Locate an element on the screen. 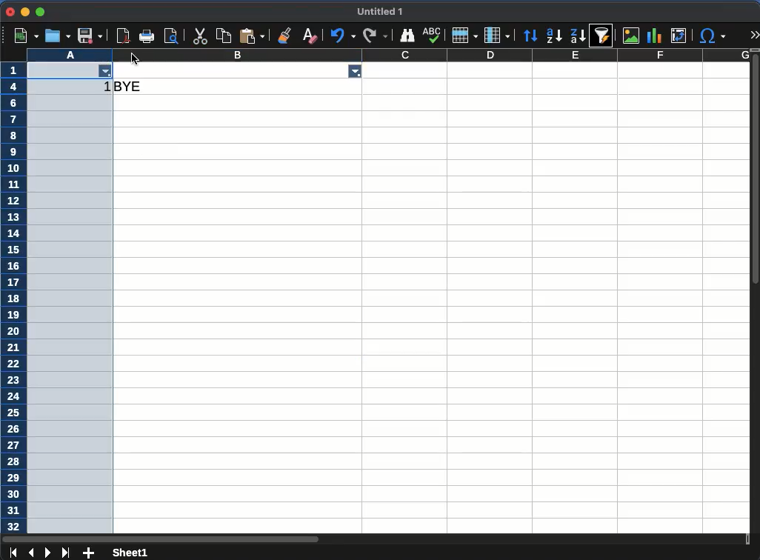  abc is located at coordinates (430, 35).